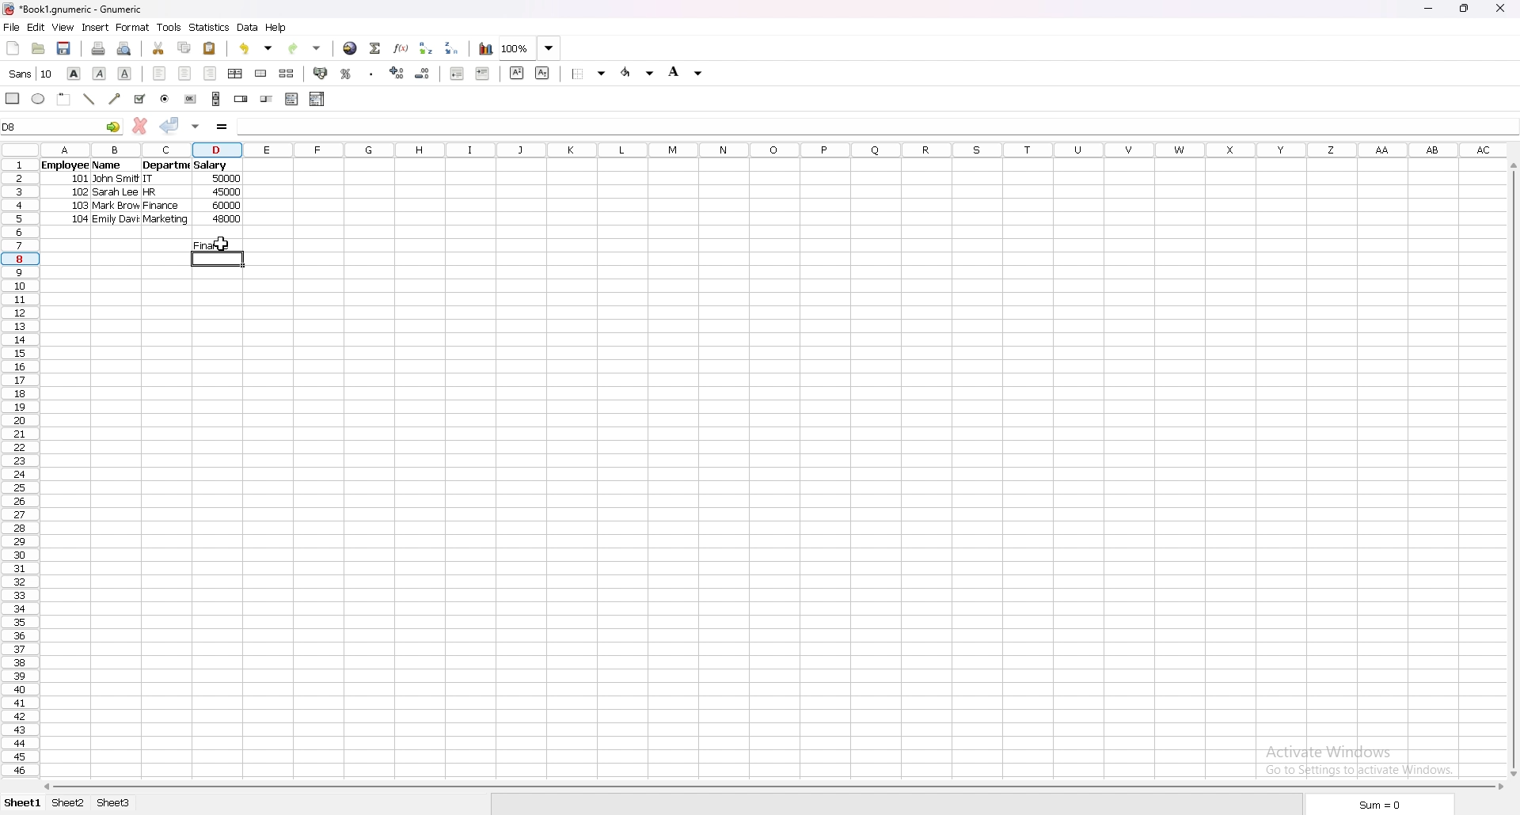 This screenshot has width=1520, height=815. What do you see at coordinates (256, 48) in the screenshot?
I see `undo` at bounding box center [256, 48].